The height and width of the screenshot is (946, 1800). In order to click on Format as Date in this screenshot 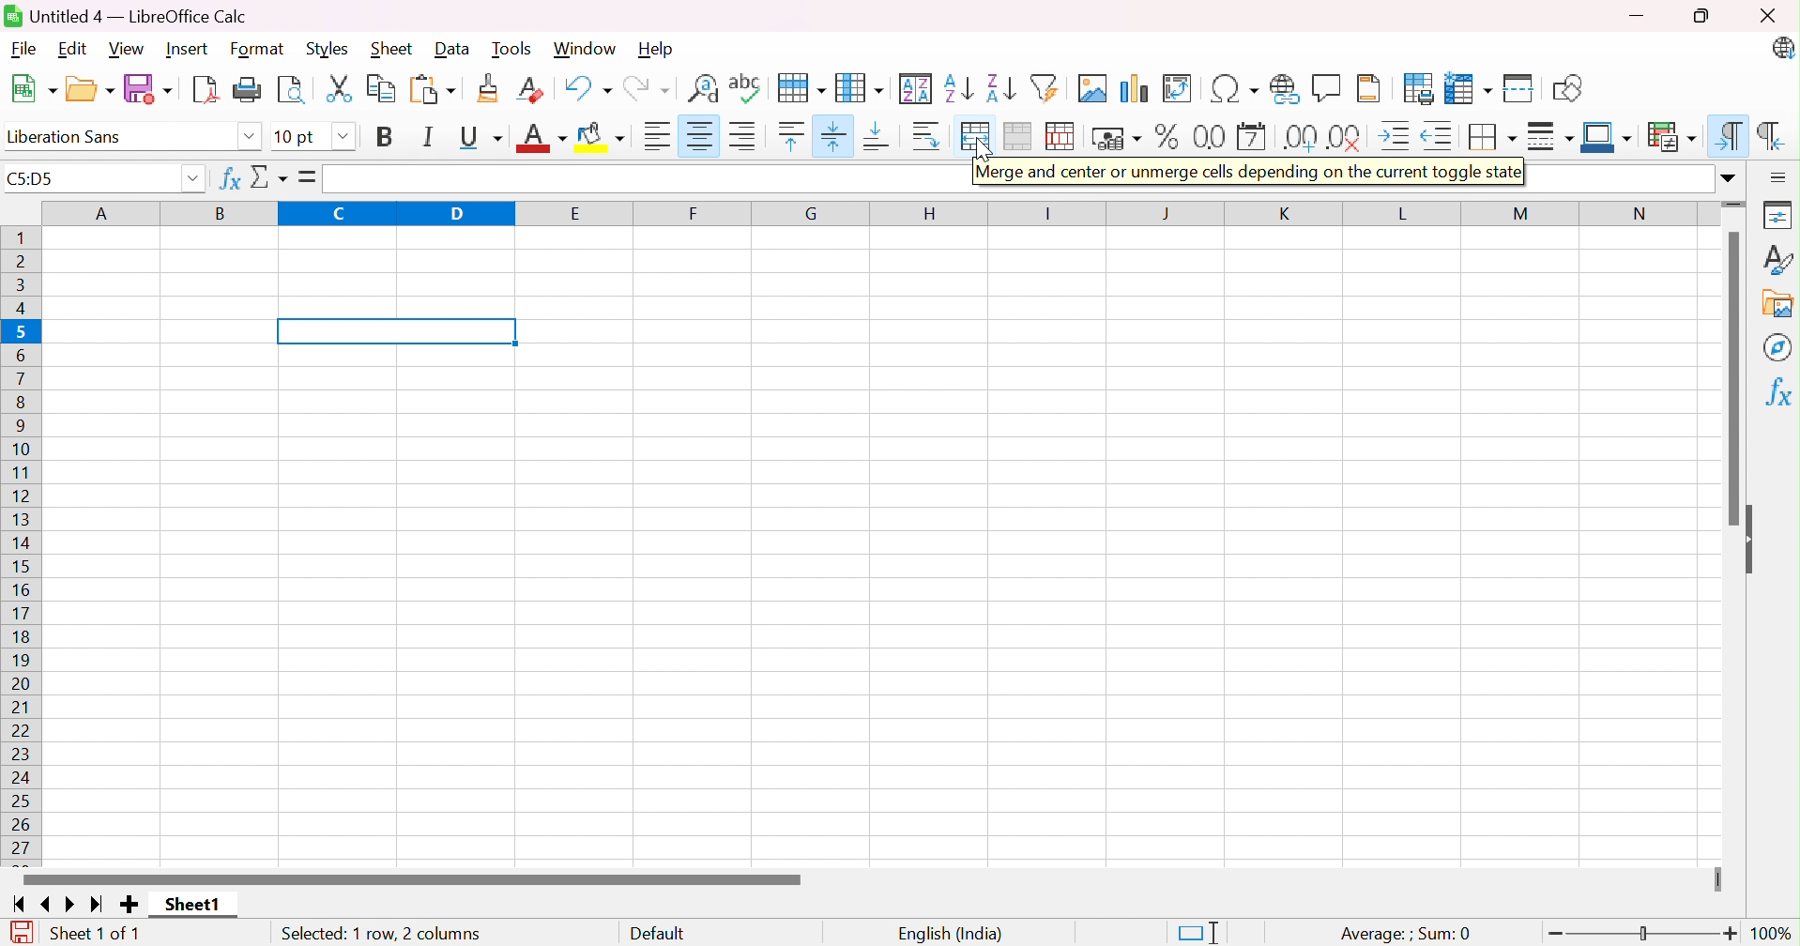, I will do `click(1252, 136)`.